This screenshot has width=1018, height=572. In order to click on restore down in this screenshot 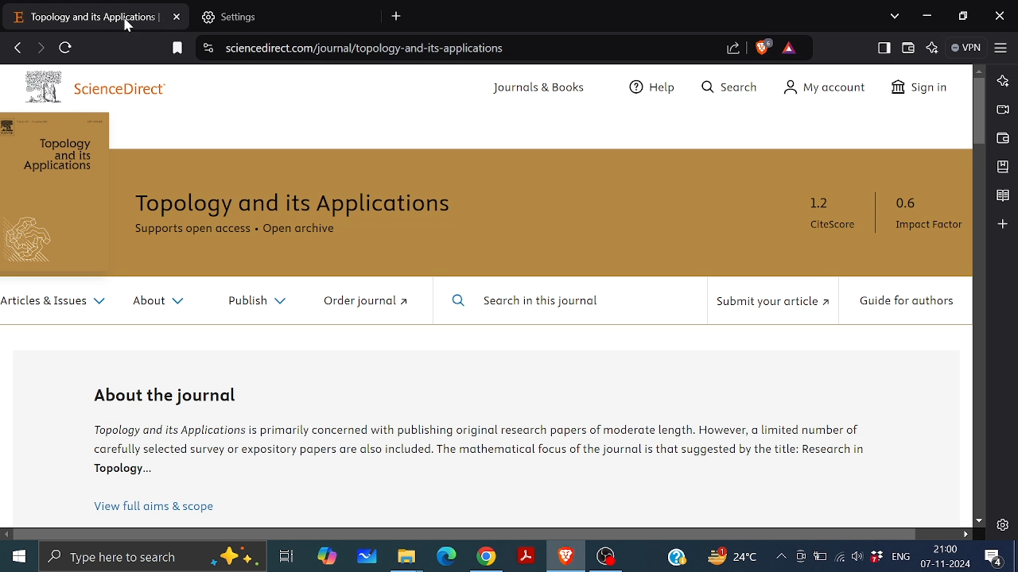, I will do `click(962, 15)`.